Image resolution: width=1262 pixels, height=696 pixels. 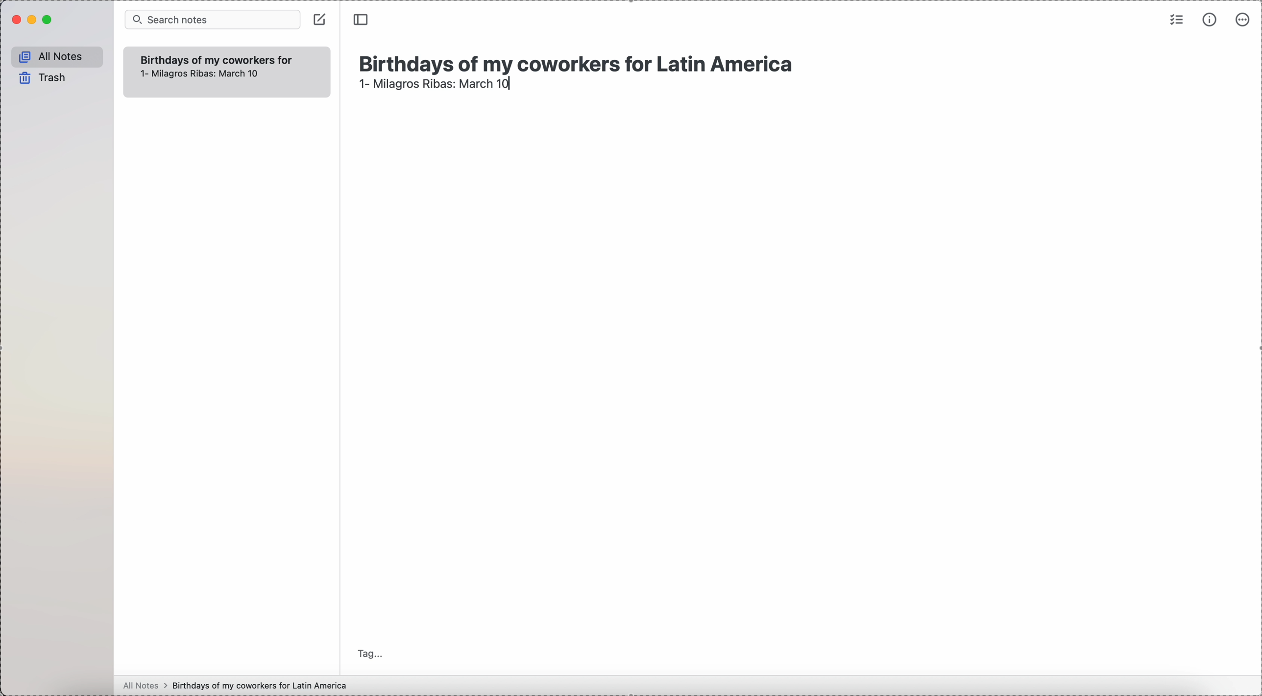 What do you see at coordinates (58, 55) in the screenshot?
I see `all notes` at bounding box center [58, 55].